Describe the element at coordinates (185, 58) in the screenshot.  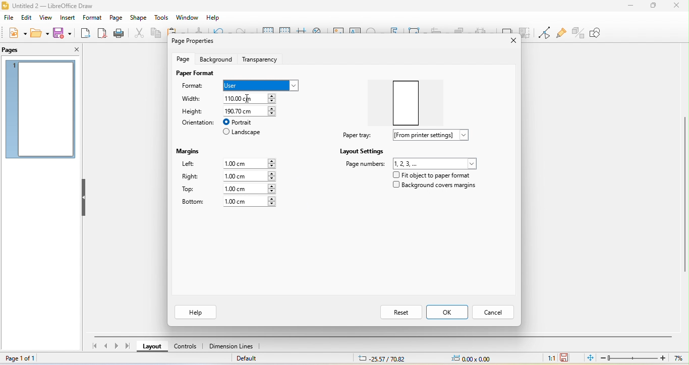
I see `page` at that location.